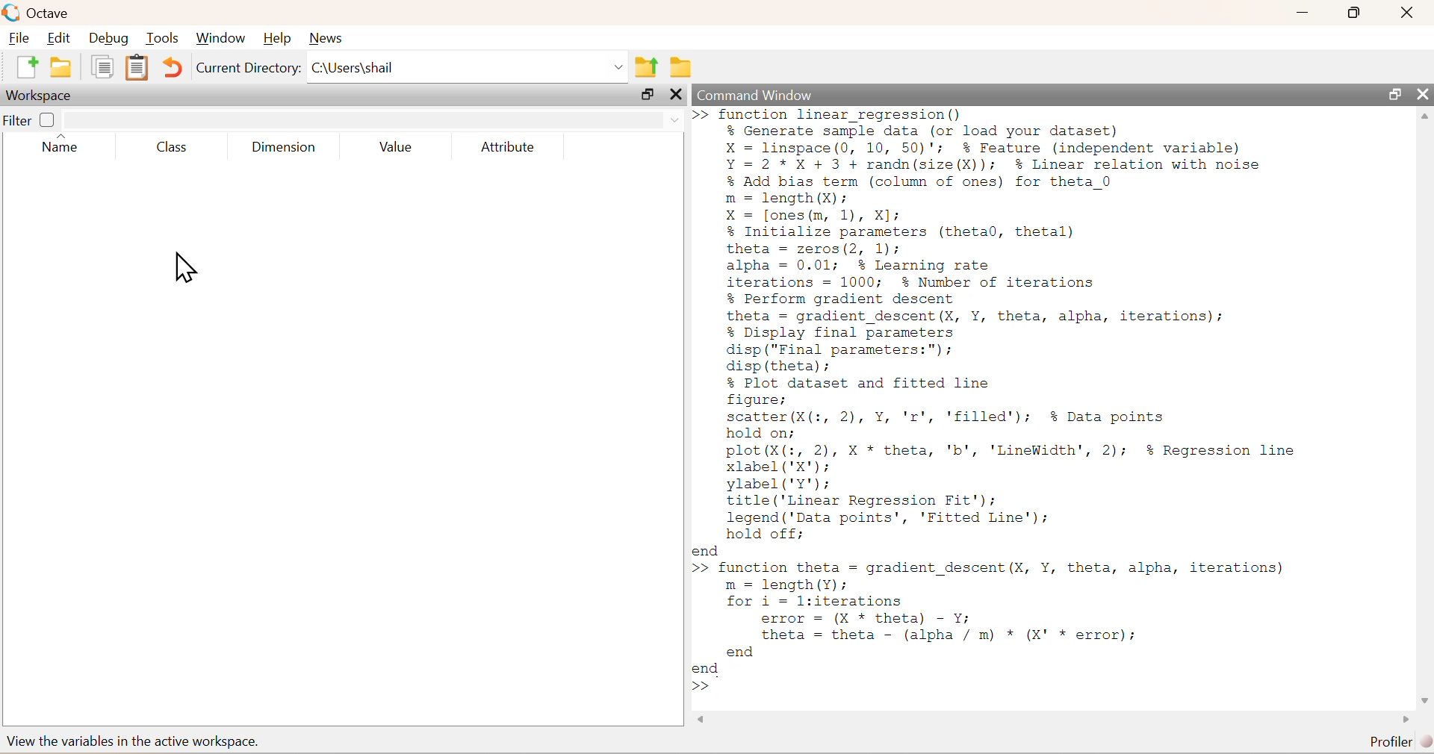 This screenshot has height=754, width=1434. Describe the element at coordinates (27, 68) in the screenshot. I see `new document` at that location.